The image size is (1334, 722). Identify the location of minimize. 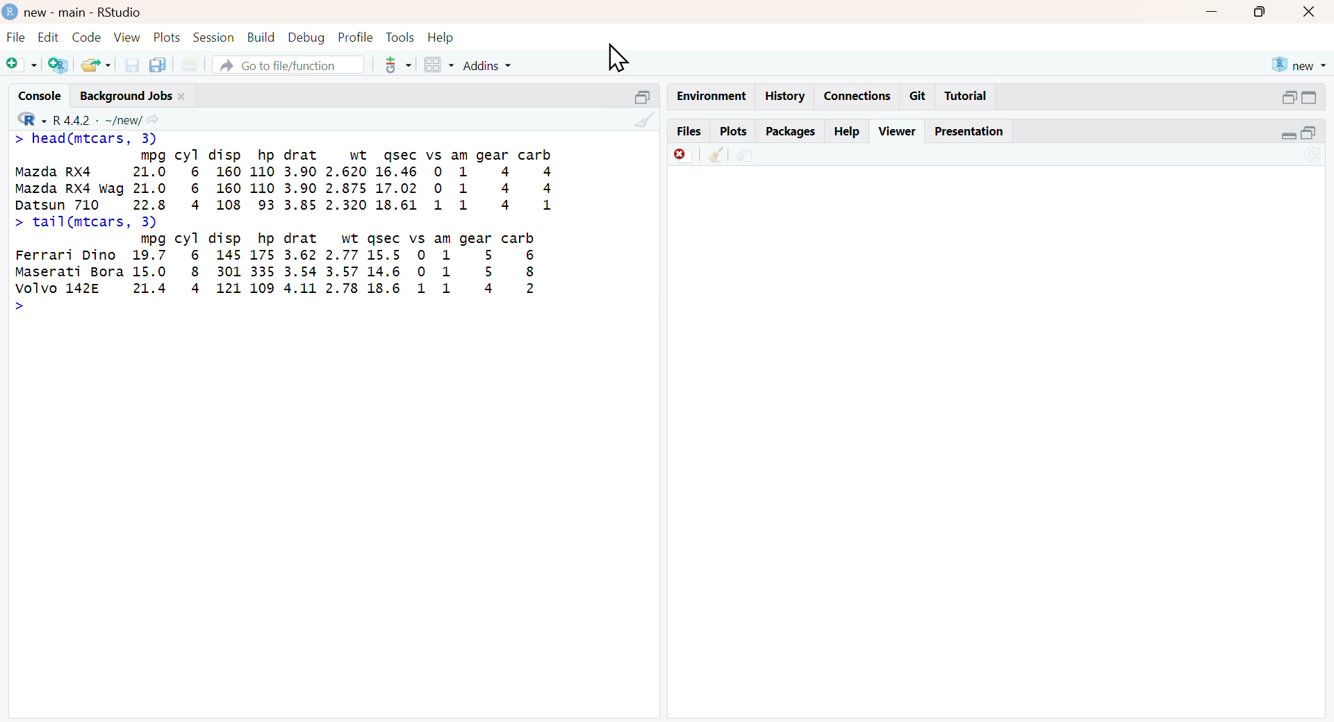
(1214, 12).